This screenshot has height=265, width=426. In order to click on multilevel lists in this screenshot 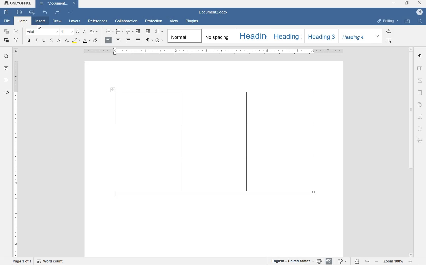, I will do `click(129, 32)`.